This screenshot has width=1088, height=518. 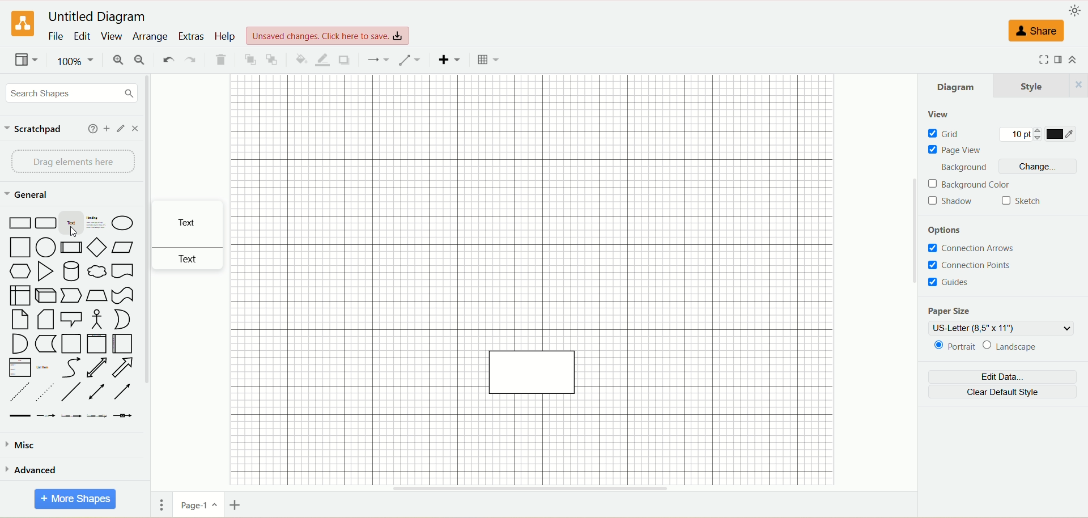 I want to click on delete, so click(x=222, y=58).